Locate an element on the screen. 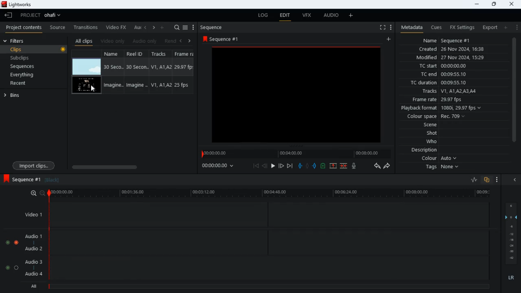 This screenshot has height=293, width=521. overlap is located at coordinates (487, 180).